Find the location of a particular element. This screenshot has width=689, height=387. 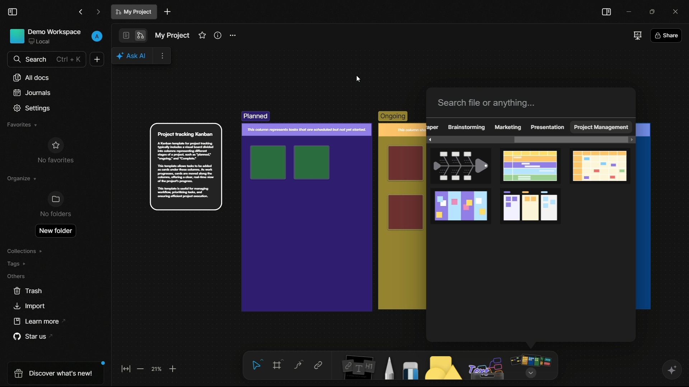

tags is located at coordinates (17, 264).